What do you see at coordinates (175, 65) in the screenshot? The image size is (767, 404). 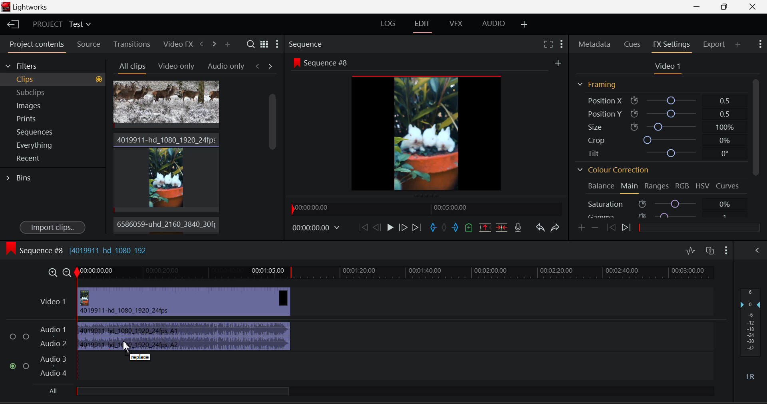 I see `Video only` at bounding box center [175, 65].